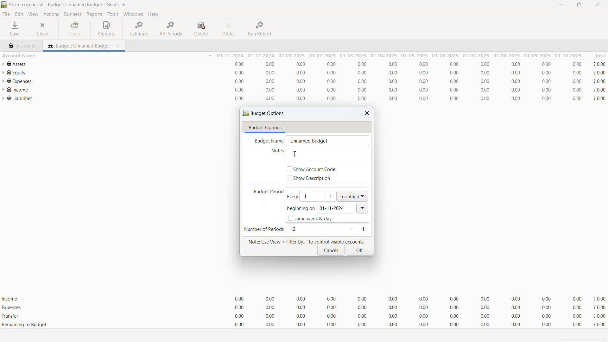 The height and width of the screenshot is (342, 608). What do you see at coordinates (318, 196) in the screenshot?
I see `set budget period` at bounding box center [318, 196].